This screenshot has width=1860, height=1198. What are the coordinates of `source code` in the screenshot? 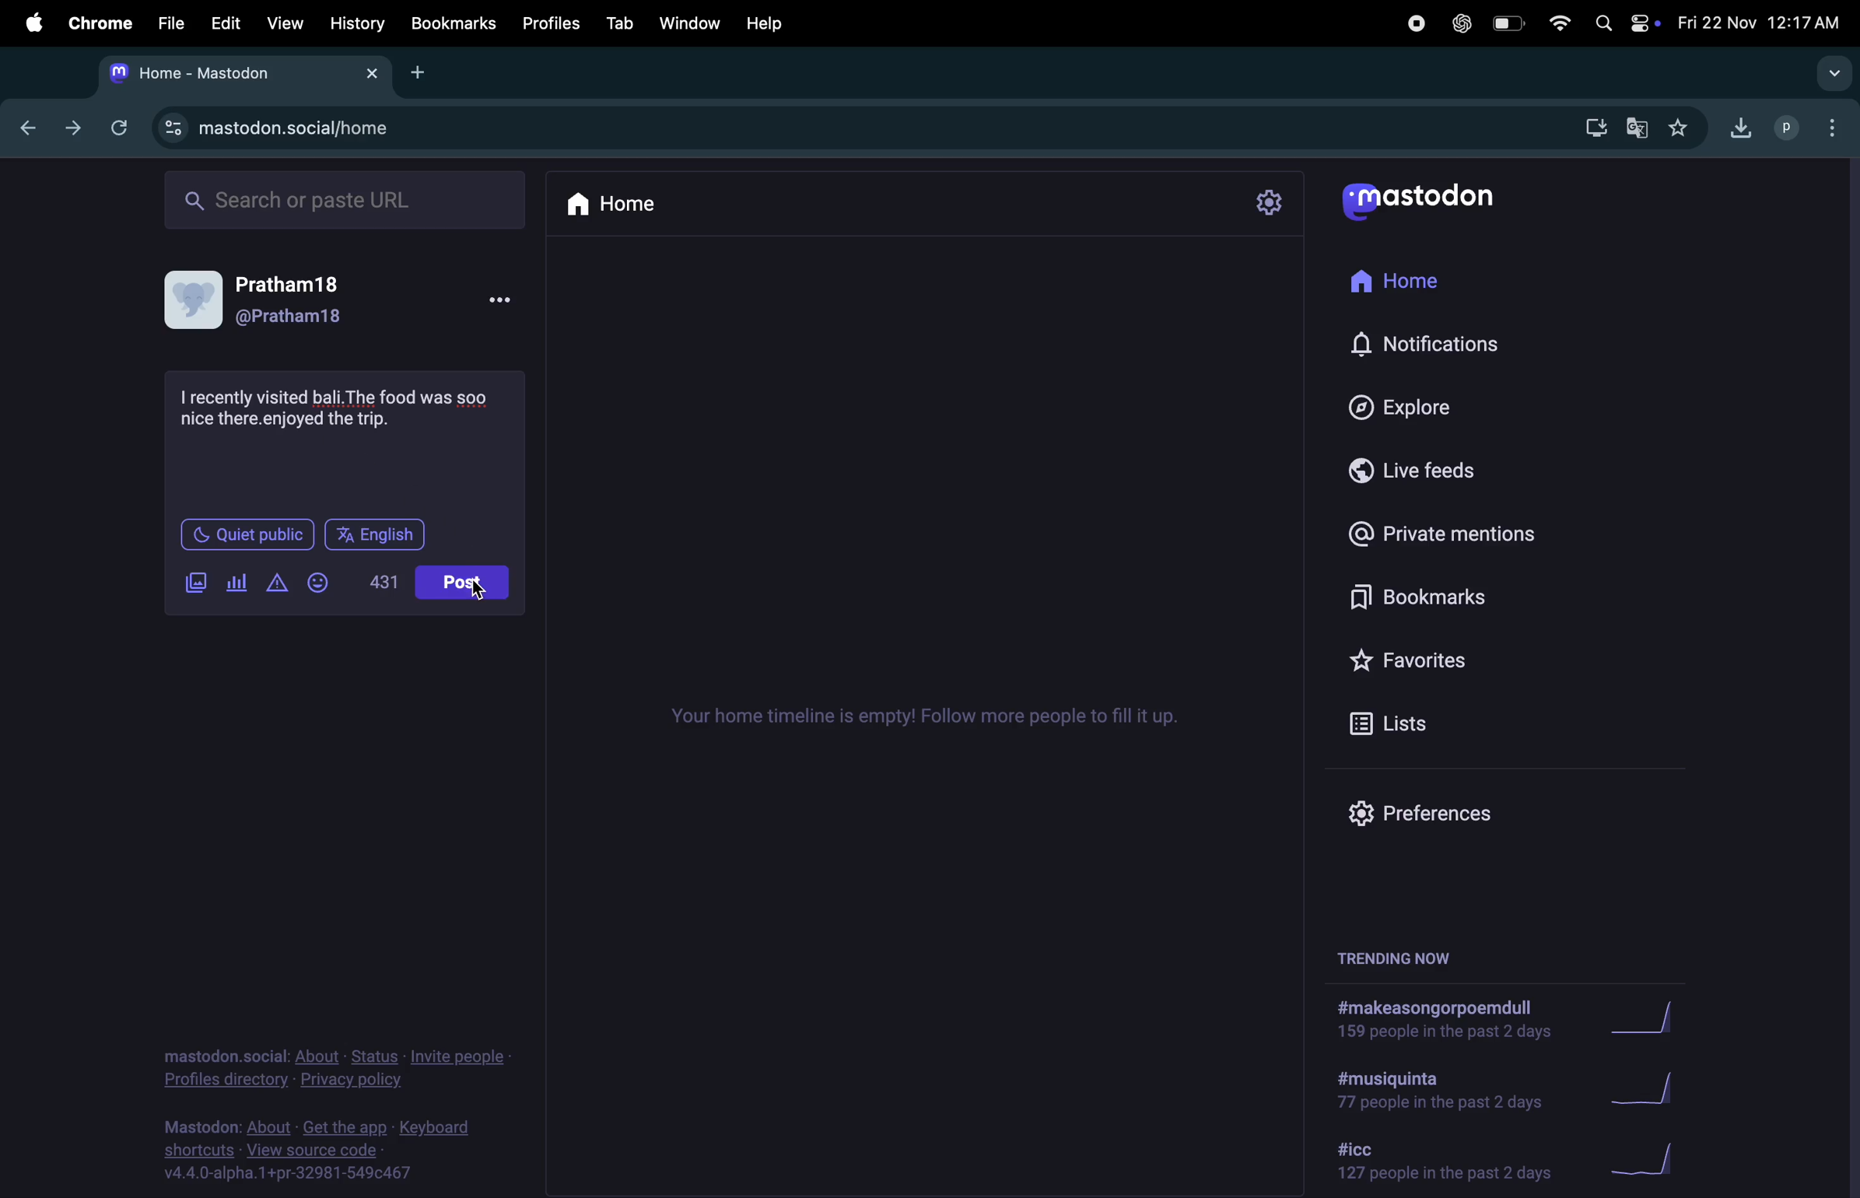 It's located at (326, 1151).